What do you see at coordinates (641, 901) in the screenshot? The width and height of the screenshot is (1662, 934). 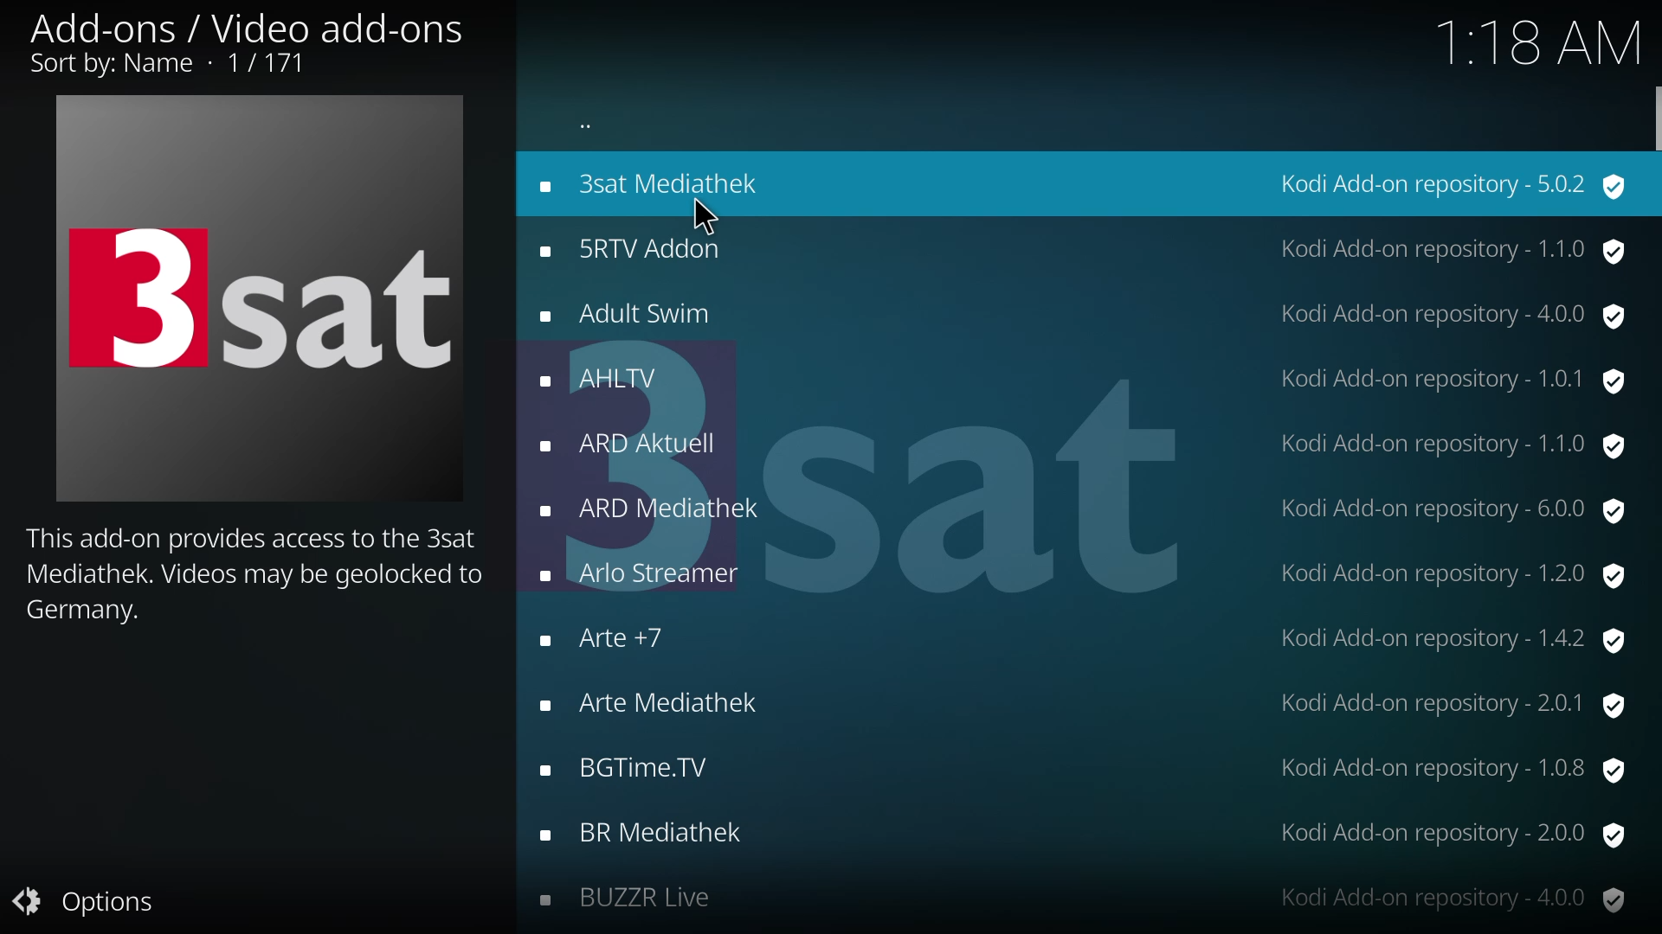 I see `add-ons` at bounding box center [641, 901].